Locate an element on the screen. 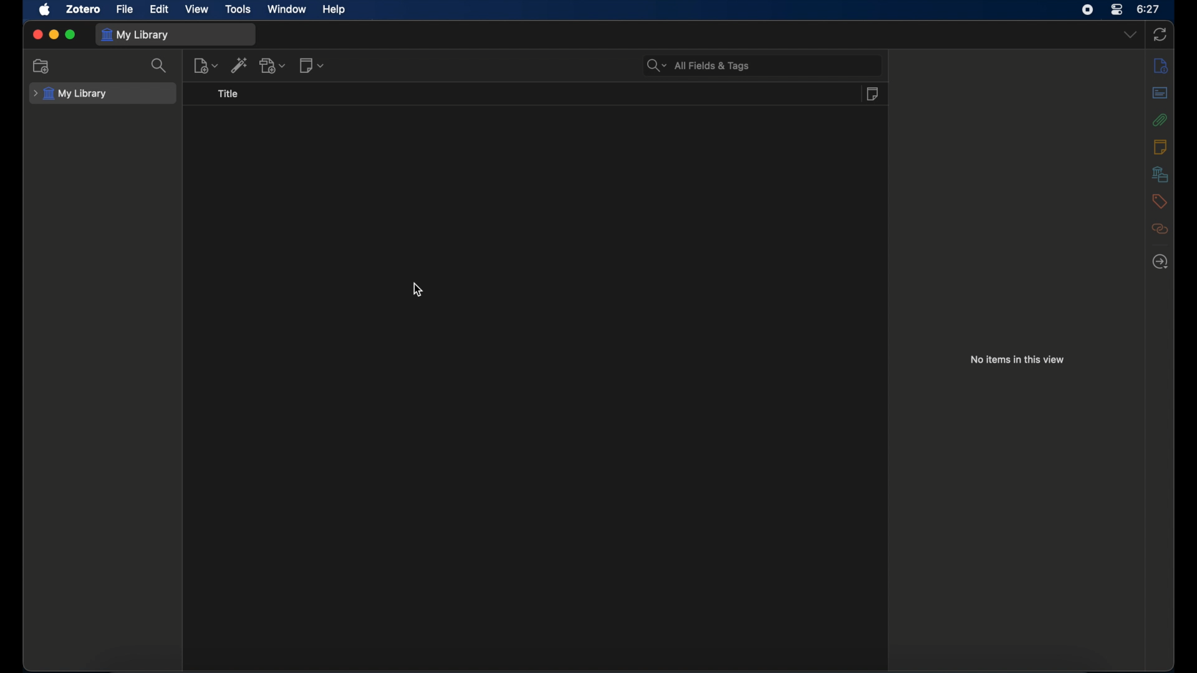  add attachments is located at coordinates (272, 65).